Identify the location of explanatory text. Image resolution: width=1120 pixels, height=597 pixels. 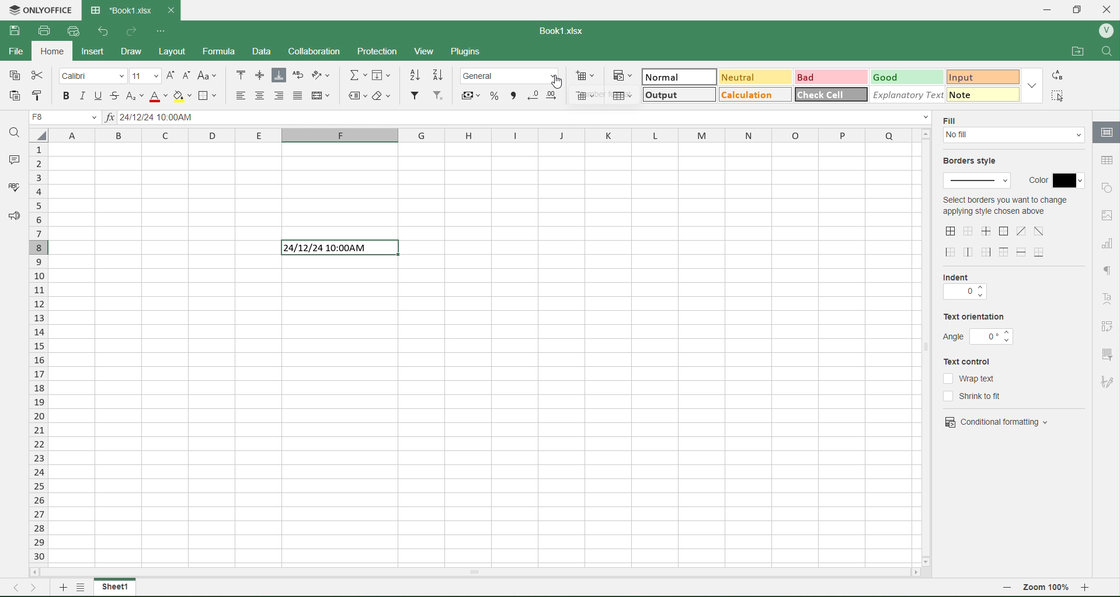
(902, 94).